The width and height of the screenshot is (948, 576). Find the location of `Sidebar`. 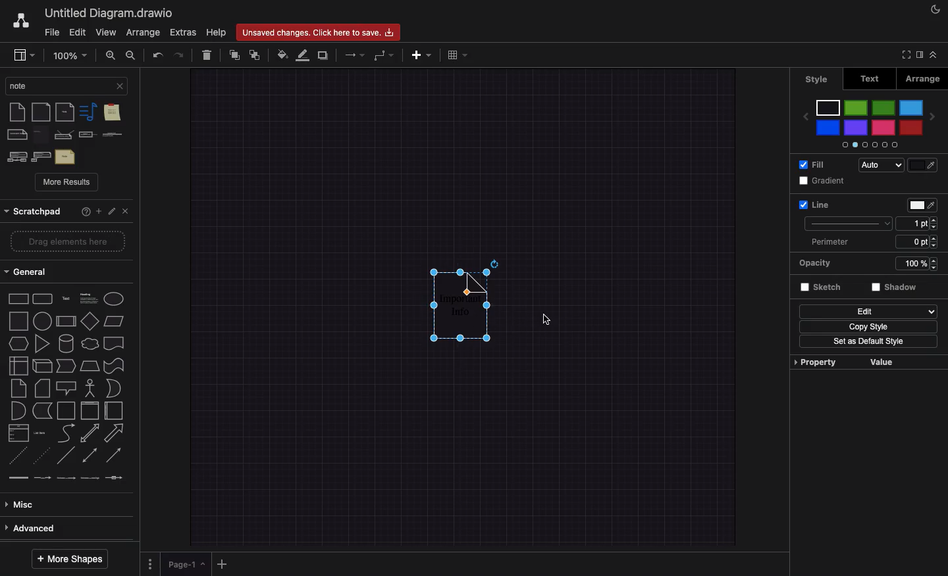

Sidebar is located at coordinates (922, 56).